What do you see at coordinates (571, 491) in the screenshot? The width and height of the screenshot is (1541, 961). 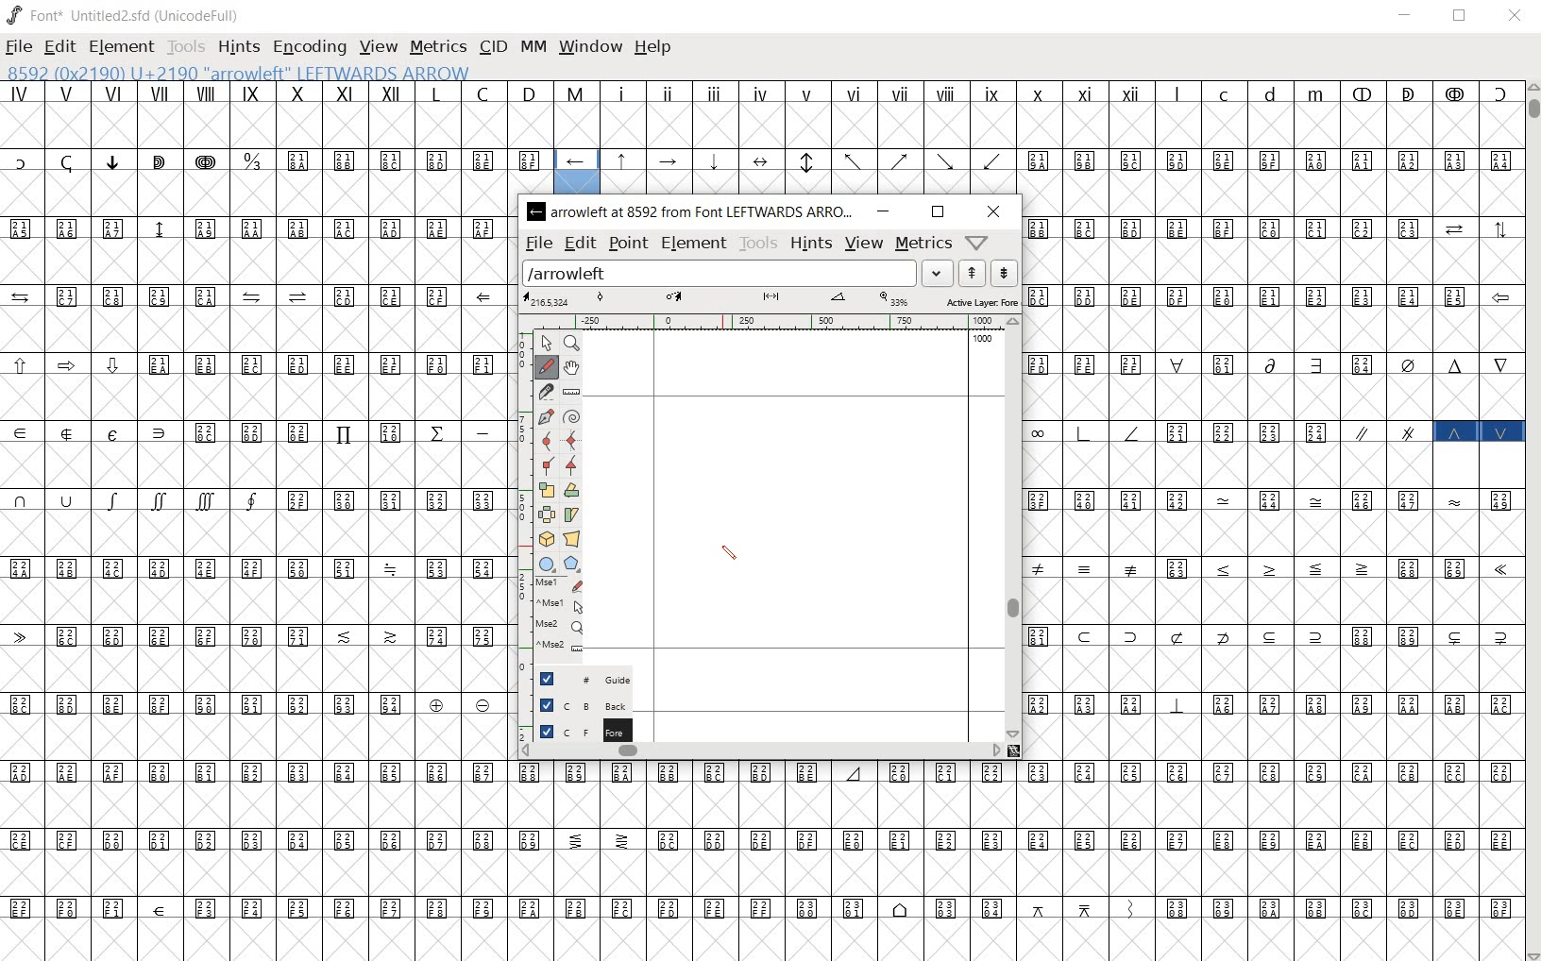 I see `Rotate the selection` at bounding box center [571, 491].